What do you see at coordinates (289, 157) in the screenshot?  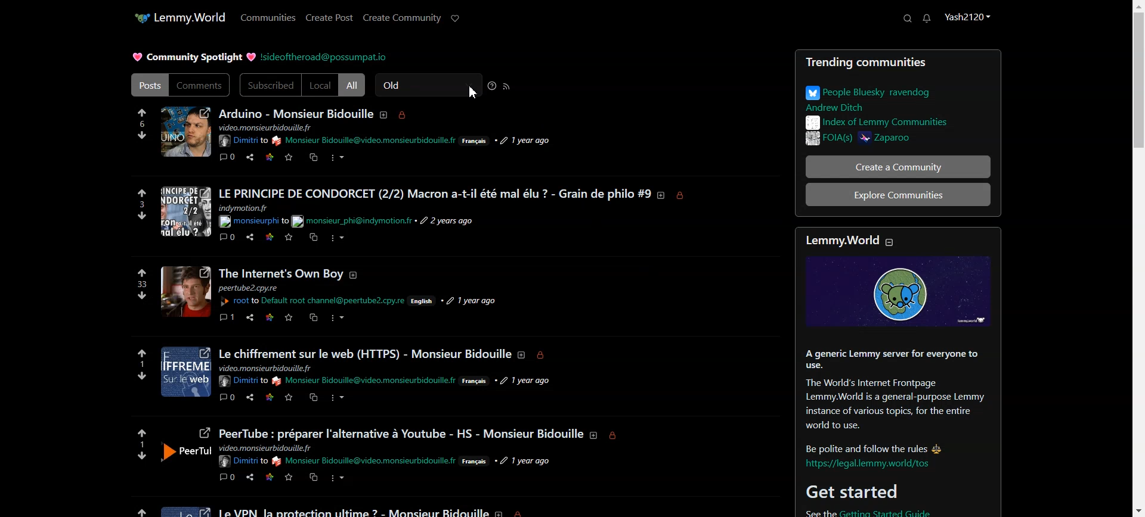 I see `Save` at bounding box center [289, 157].